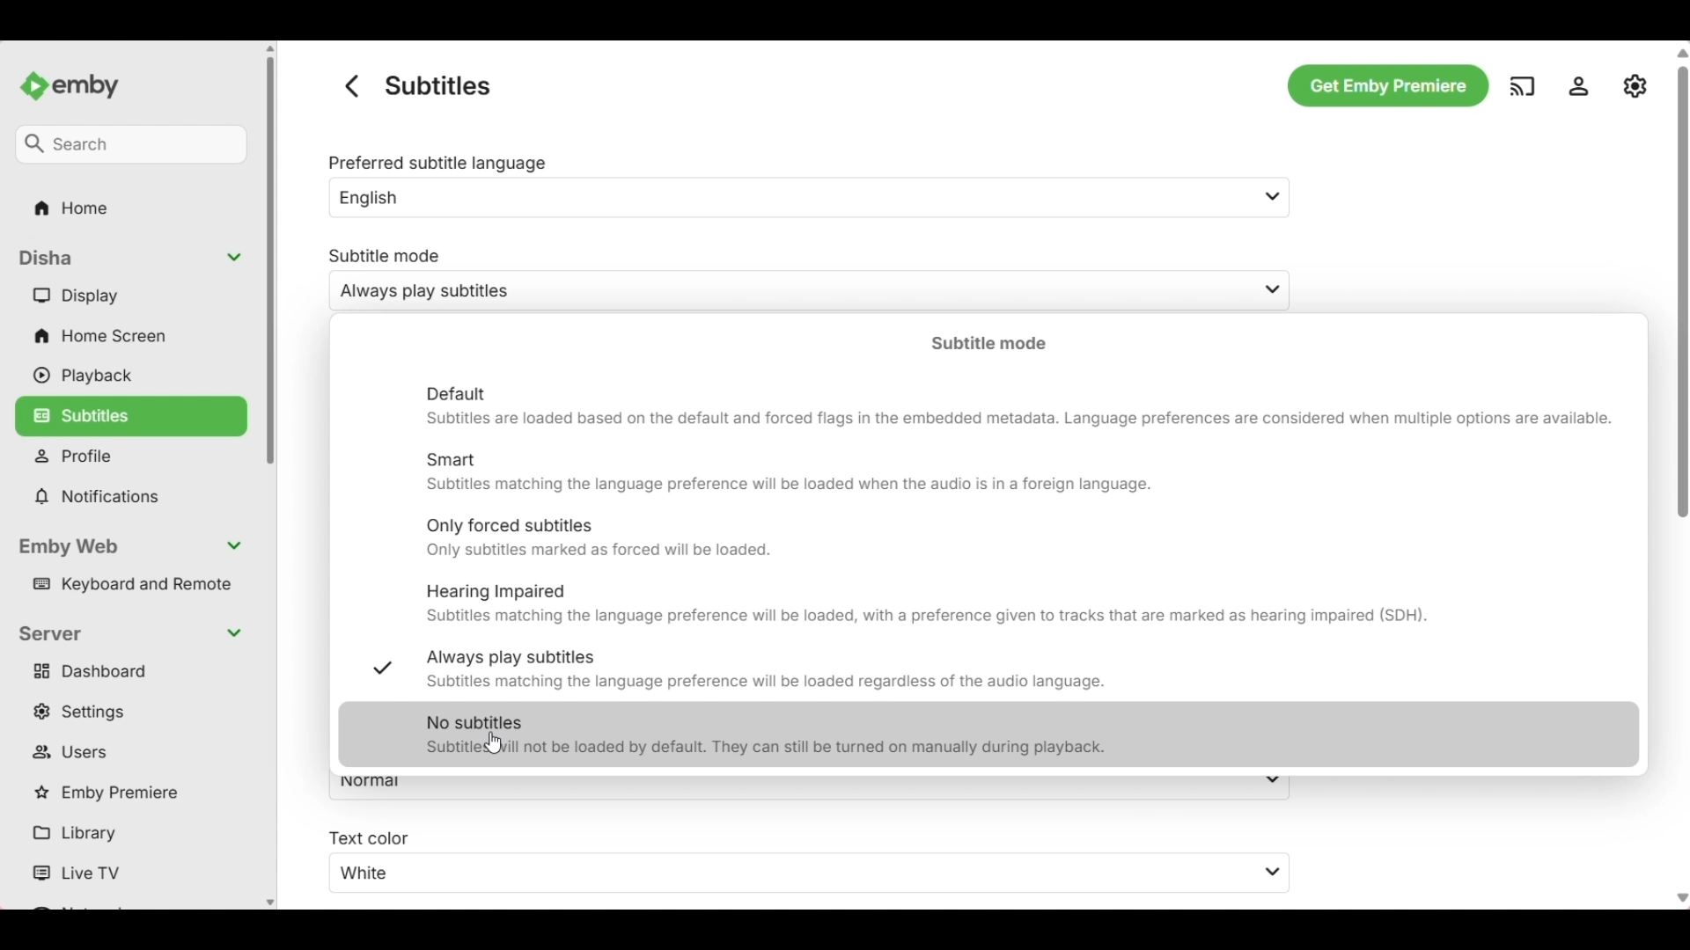 Image resolution: width=1690 pixels, height=950 pixels. What do you see at coordinates (1523, 84) in the screenshot?
I see `` at bounding box center [1523, 84].